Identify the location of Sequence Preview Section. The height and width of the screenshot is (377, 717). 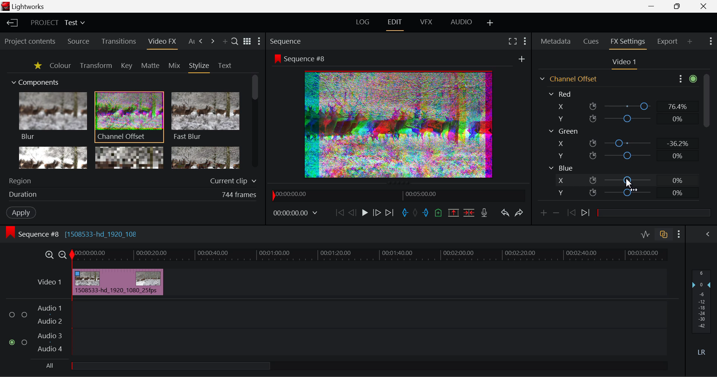
(286, 41).